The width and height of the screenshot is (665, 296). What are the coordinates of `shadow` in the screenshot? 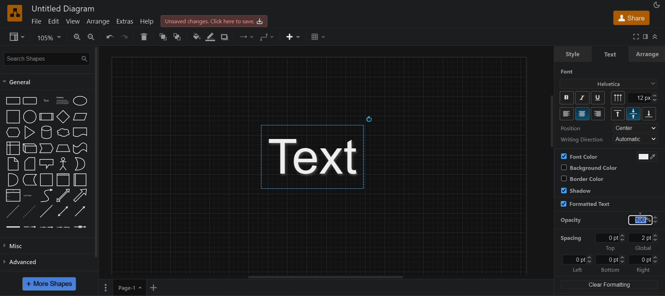 It's located at (576, 190).